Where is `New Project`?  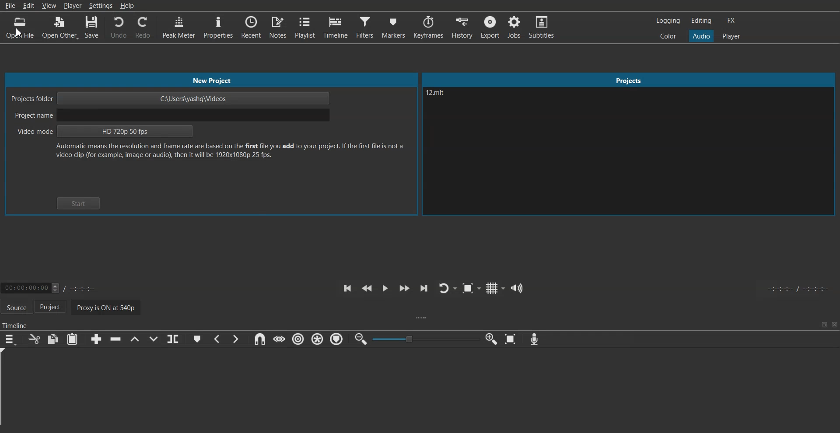 New Project is located at coordinates (210, 80).